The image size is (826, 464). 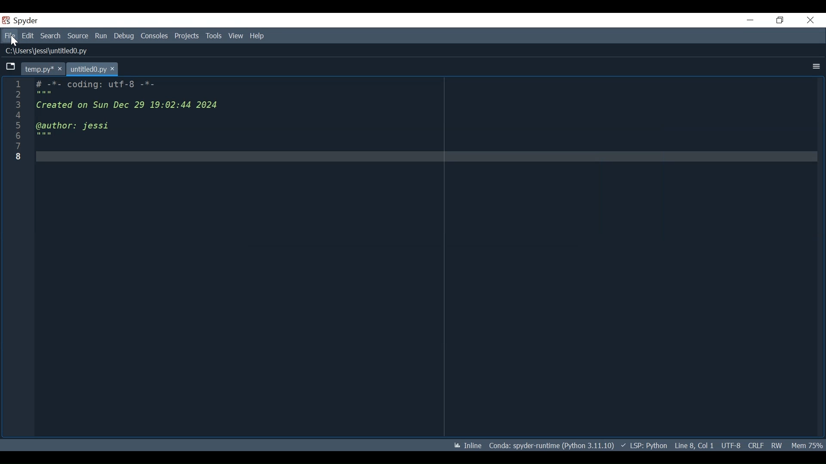 What do you see at coordinates (420, 119) in the screenshot?
I see `# -*- coding: utf-8 -*- """ Spyder Editor  This is a temporary script file. """` at bounding box center [420, 119].